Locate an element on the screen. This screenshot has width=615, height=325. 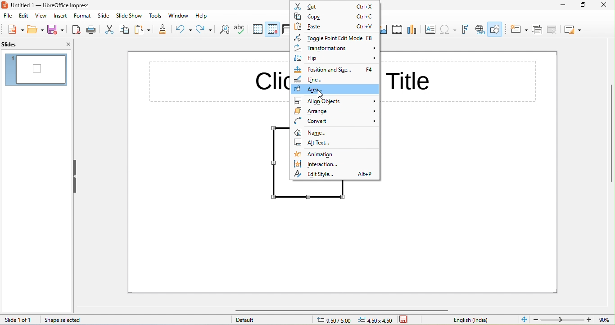
interaction is located at coordinates (327, 165).